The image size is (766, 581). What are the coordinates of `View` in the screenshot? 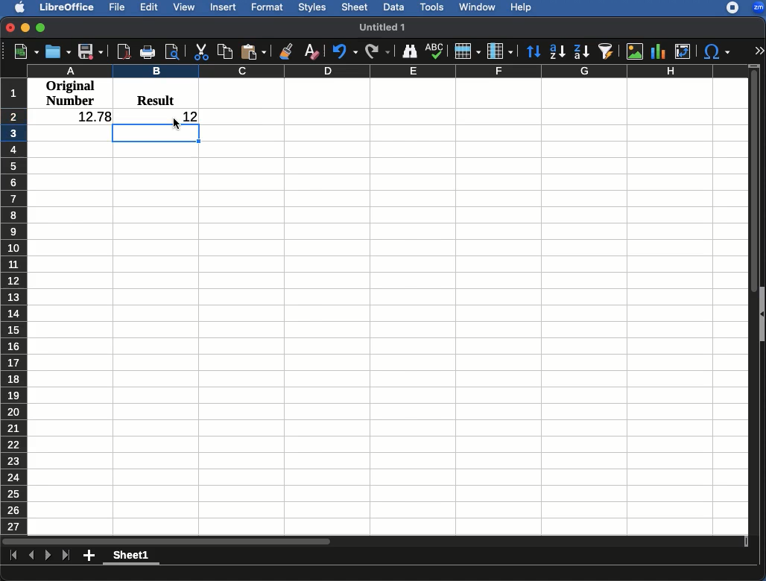 It's located at (186, 7).